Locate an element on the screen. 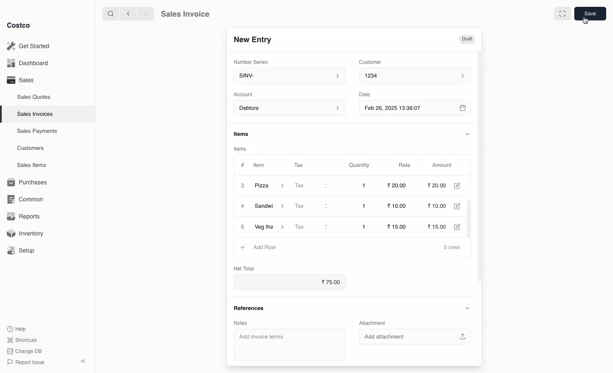 The image size is (613, 373). Purchases is located at coordinates (29, 182).